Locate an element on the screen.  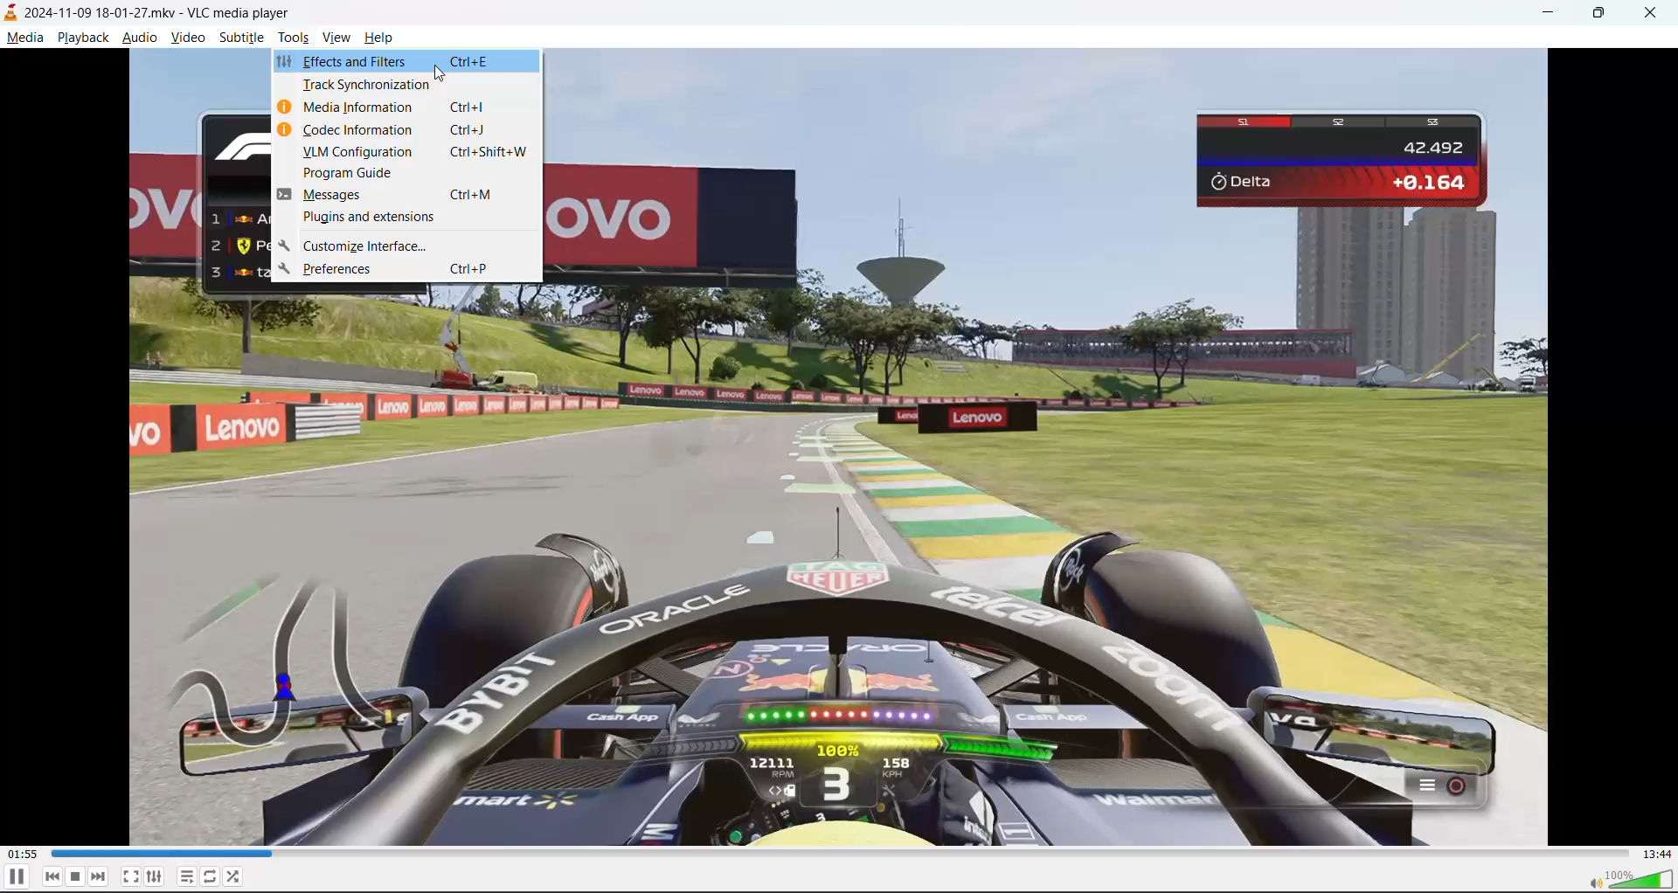
close is located at coordinates (1653, 13).